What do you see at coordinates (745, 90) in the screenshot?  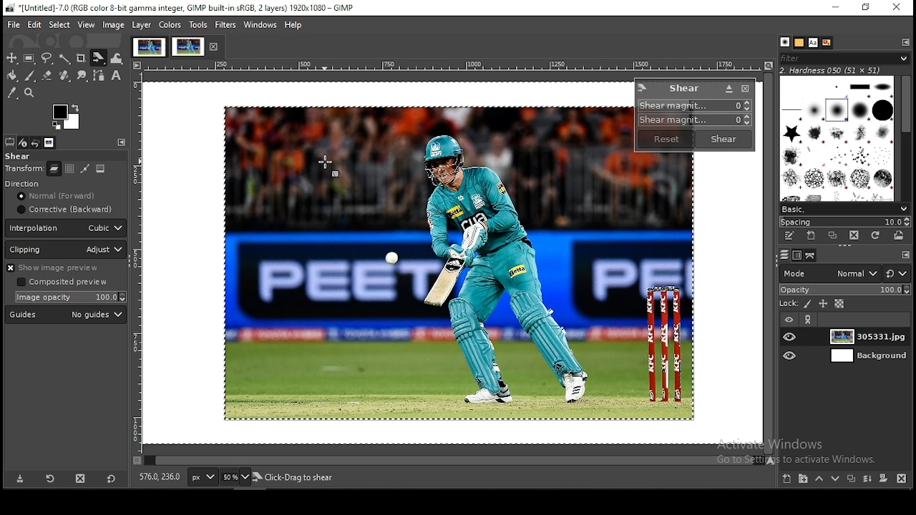 I see `close` at bounding box center [745, 90].